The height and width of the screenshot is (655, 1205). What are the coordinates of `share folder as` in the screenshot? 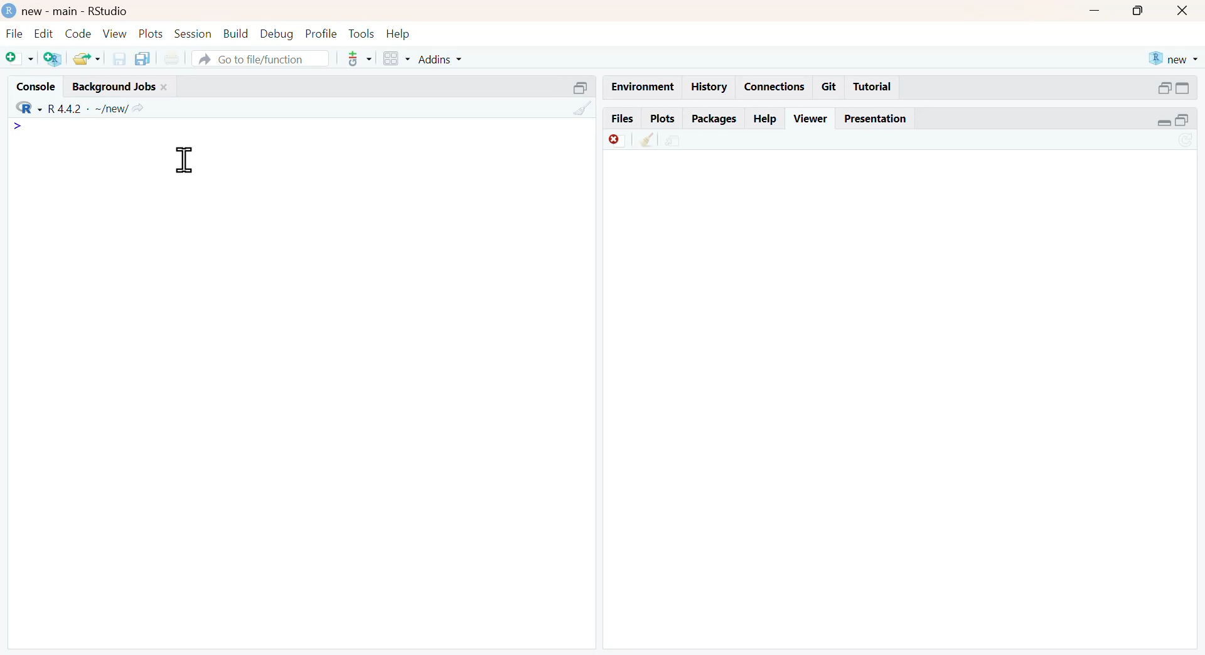 It's located at (88, 59).